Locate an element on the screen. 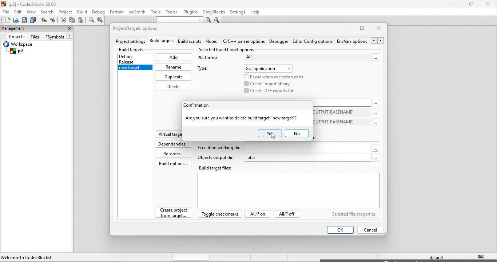 Image resolution: width=497 pixels, height=262 pixels. confirmation is located at coordinates (200, 105).